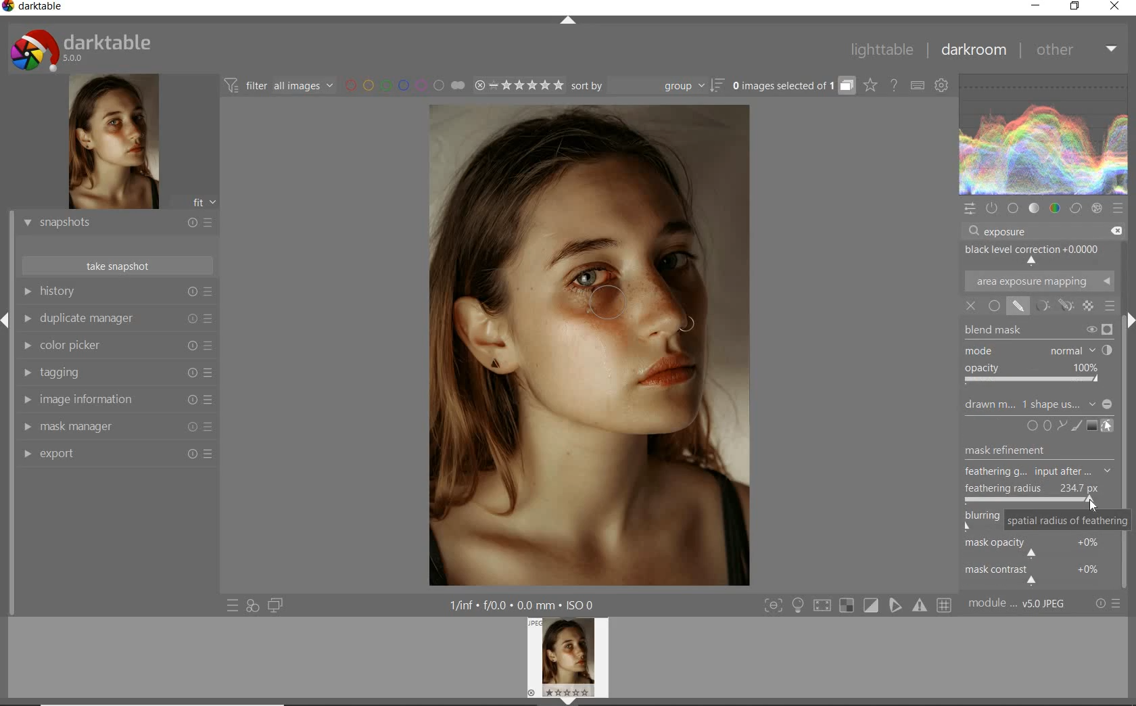 The image size is (1136, 706). What do you see at coordinates (1034, 208) in the screenshot?
I see `tone` at bounding box center [1034, 208].